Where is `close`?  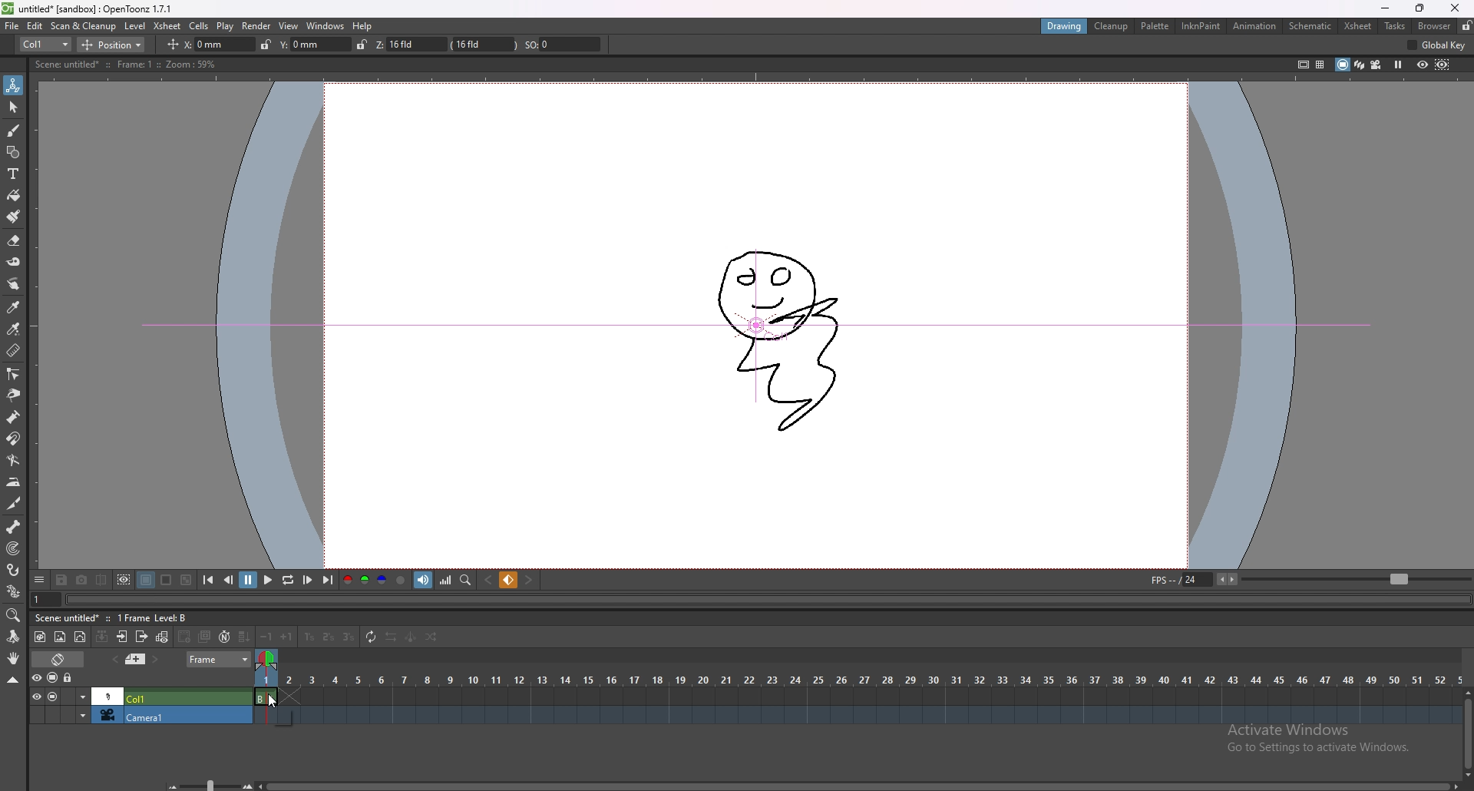
close is located at coordinates (1453, 8).